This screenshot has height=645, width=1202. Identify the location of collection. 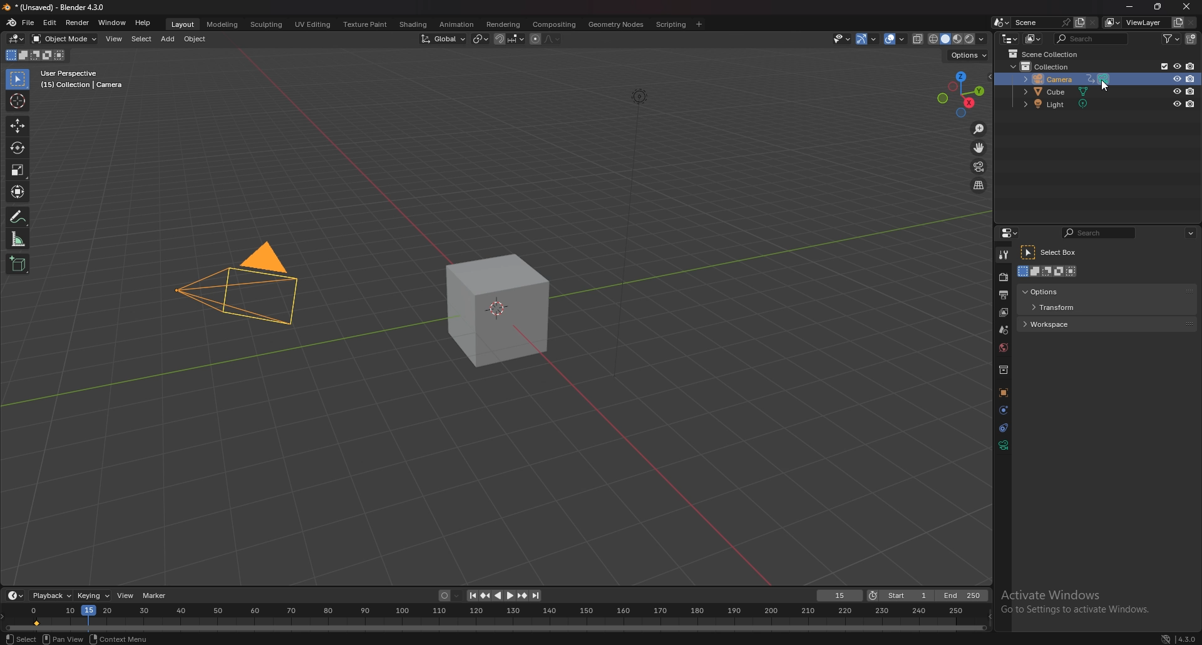
(1045, 66).